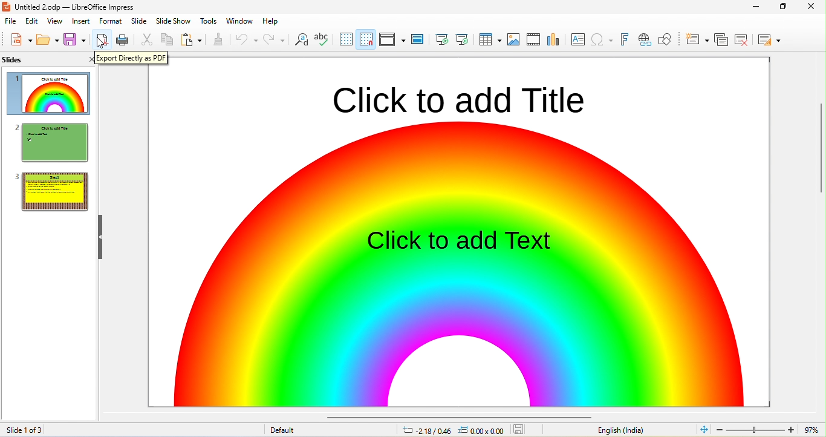 This screenshot has width=826, height=437. What do you see at coordinates (98, 237) in the screenshot?
I see `hide` at bounding box center [98, 237].